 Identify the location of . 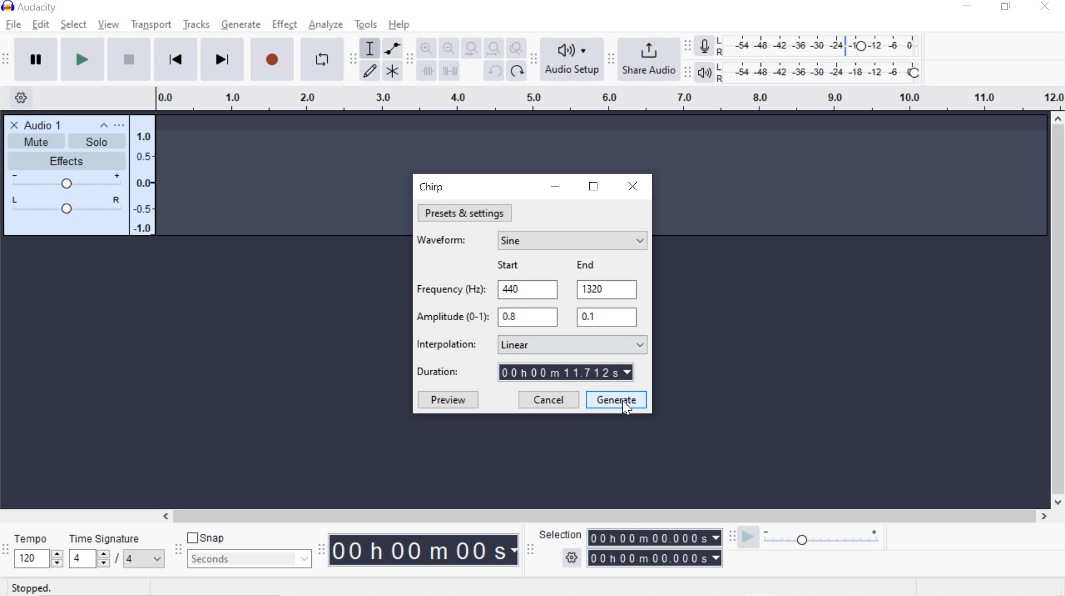
(560, 535).